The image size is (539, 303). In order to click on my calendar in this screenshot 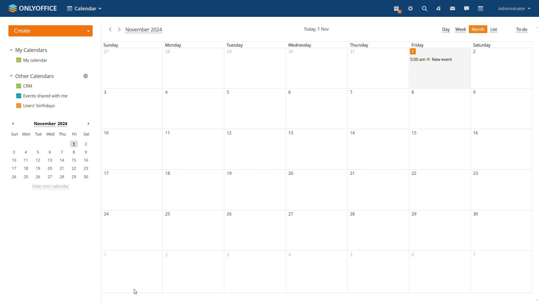, I will do `click(33, 61)`.